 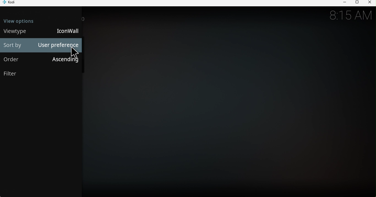 What do you see at coordinates (75, 53) in the screenshot?
I see `cursor` at bounding box center [75, 53].